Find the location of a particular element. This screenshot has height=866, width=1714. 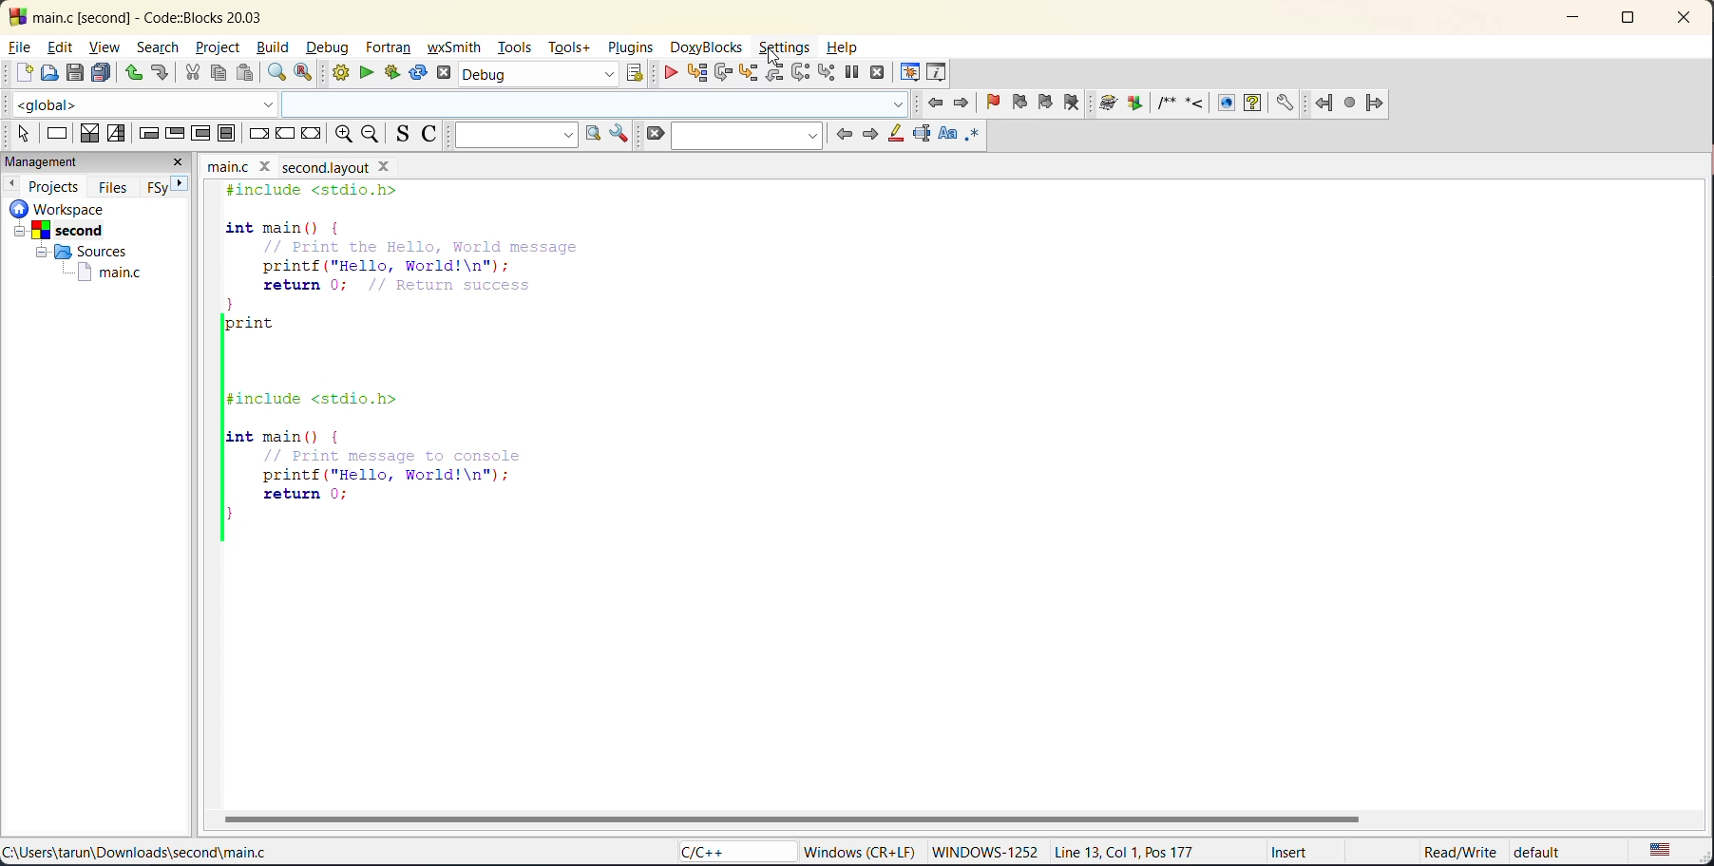

FSy is located at coordinates (159, 186).